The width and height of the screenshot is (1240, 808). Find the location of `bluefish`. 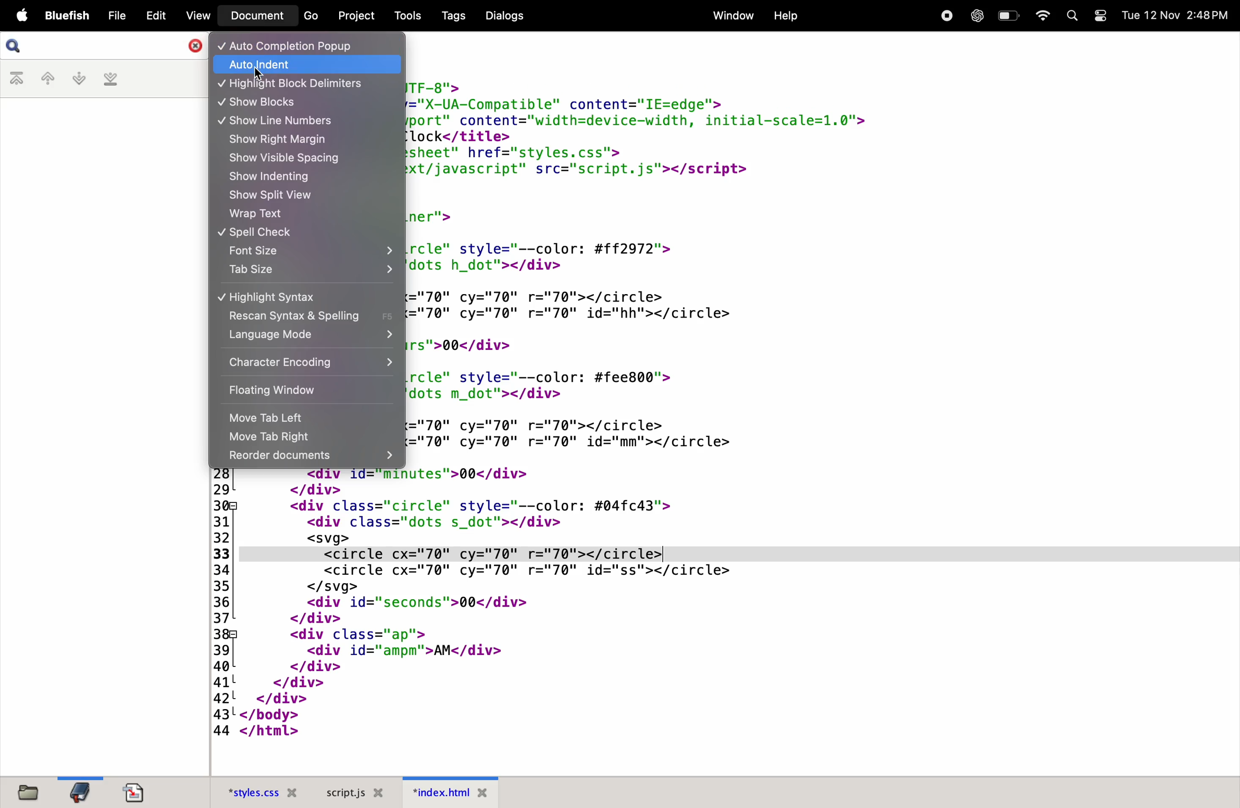

bluefish is located at coordinates (63, 15).